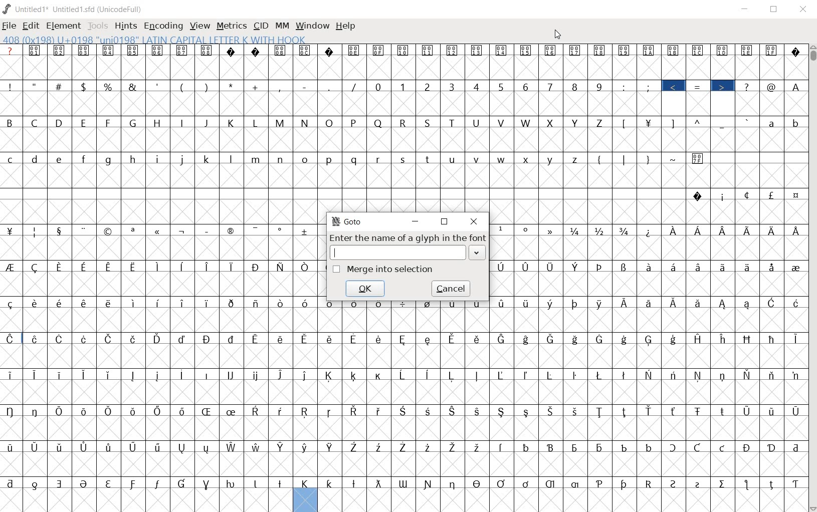 This screenshot has width=817, height=512. What do you see at coordinates (405, 50) in the screenshot?
I see `unrecognized glyphs` at bounding box center [405, 50].